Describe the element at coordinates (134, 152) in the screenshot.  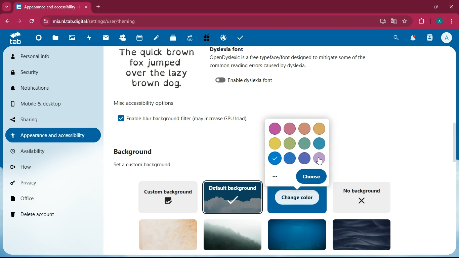
I see `background` at that location.